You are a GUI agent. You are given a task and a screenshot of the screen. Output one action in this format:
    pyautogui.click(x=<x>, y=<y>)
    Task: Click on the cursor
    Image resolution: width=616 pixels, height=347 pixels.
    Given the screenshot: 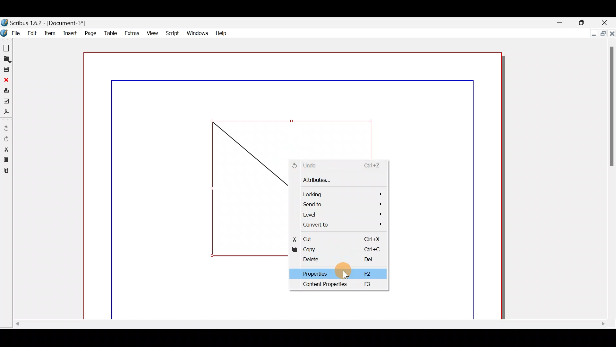 What is the action you would take?
    pyautogui.click(x=345, y=275)
    